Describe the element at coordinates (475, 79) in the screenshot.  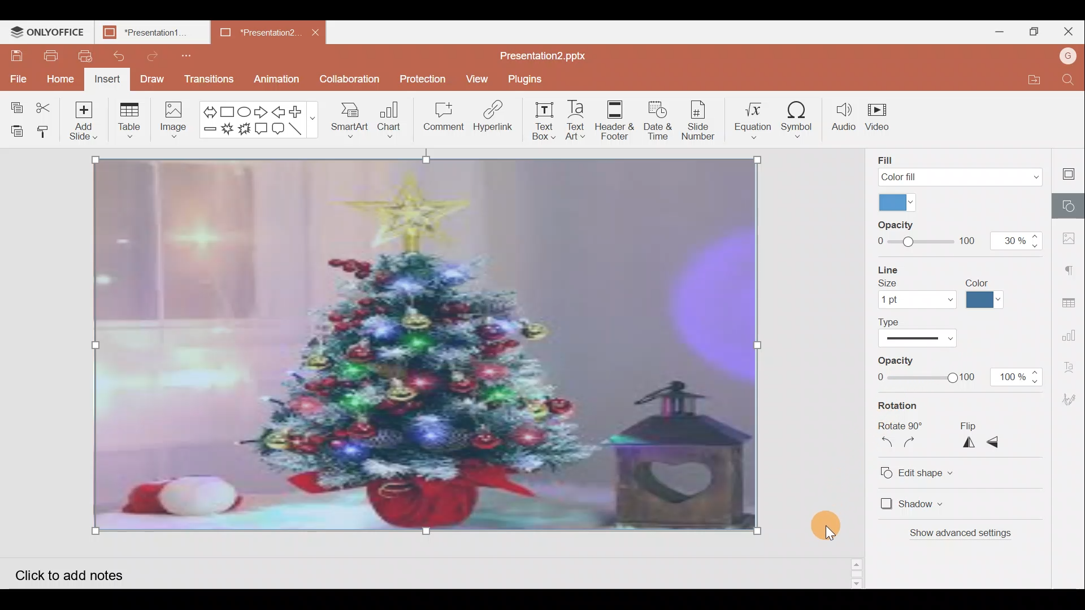
I see `View` at that location.